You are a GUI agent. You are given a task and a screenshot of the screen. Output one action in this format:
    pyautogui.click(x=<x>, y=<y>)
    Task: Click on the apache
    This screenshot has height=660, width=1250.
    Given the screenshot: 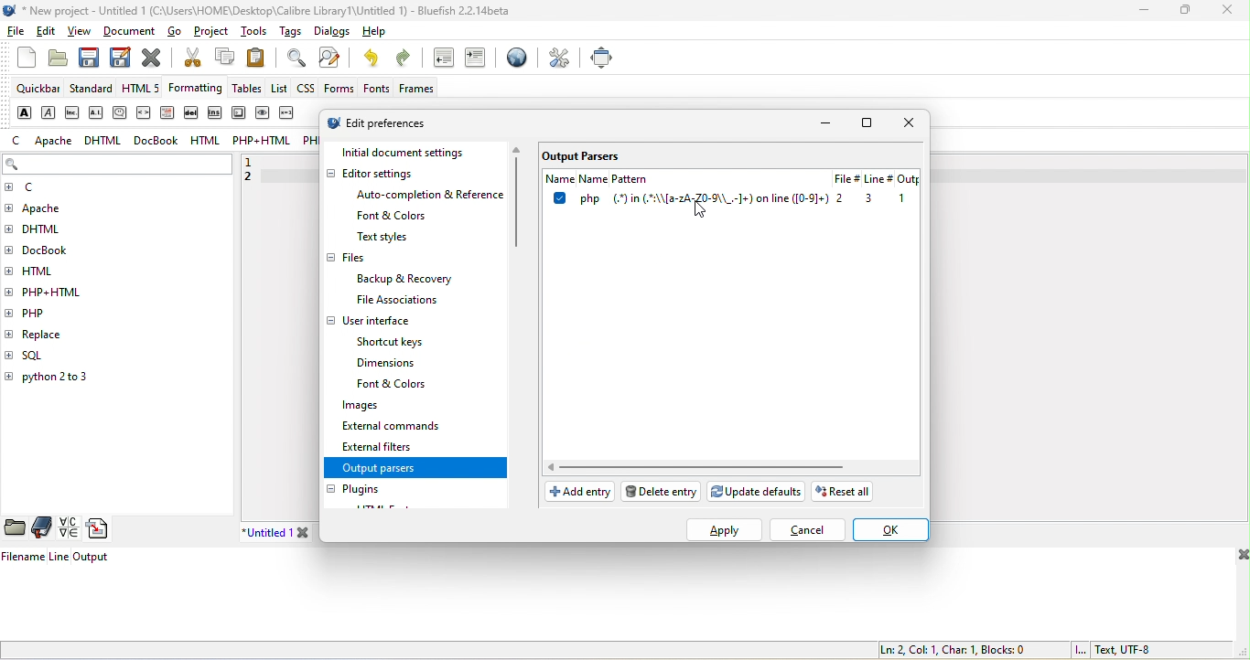 What is the action you would take?
    pyautogui.click(x=57, y=208)
    